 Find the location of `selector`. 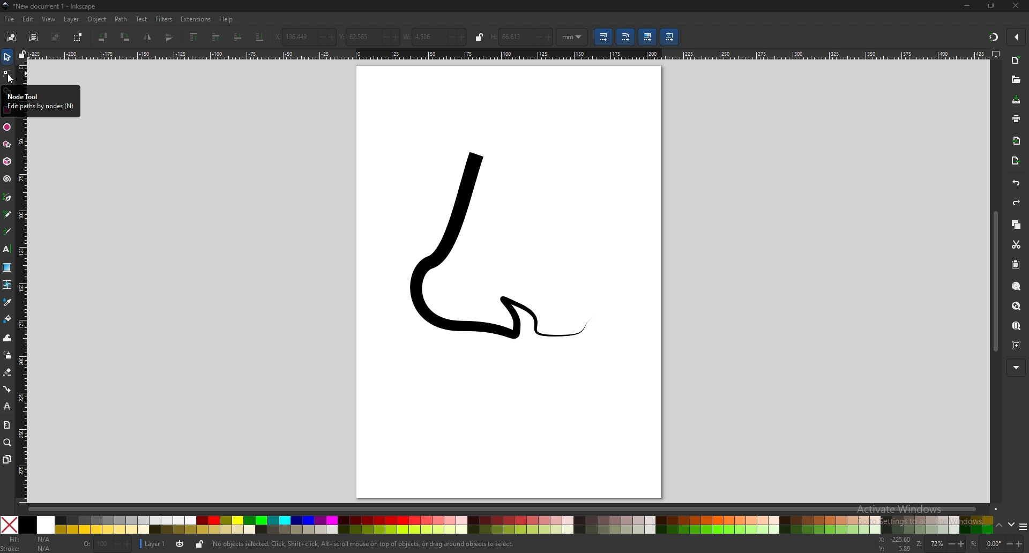

selector is located at coordinates (8, 57).